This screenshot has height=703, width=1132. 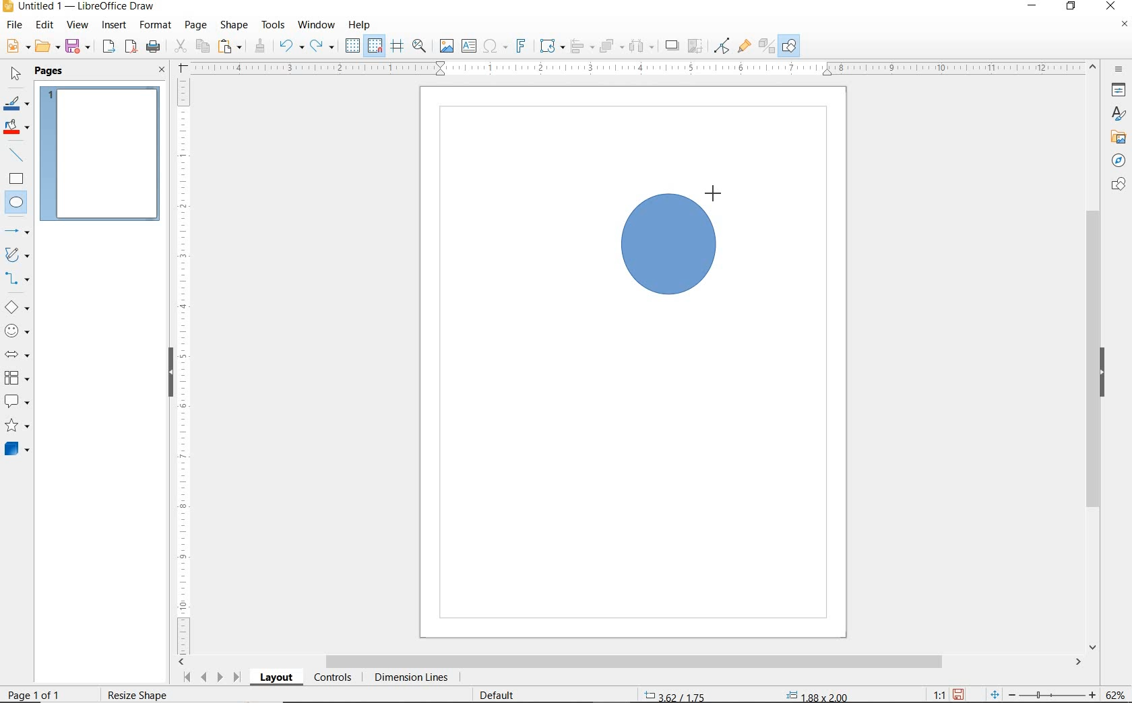 I want to click on CROP IMAGE, so click(x=695, y=46).